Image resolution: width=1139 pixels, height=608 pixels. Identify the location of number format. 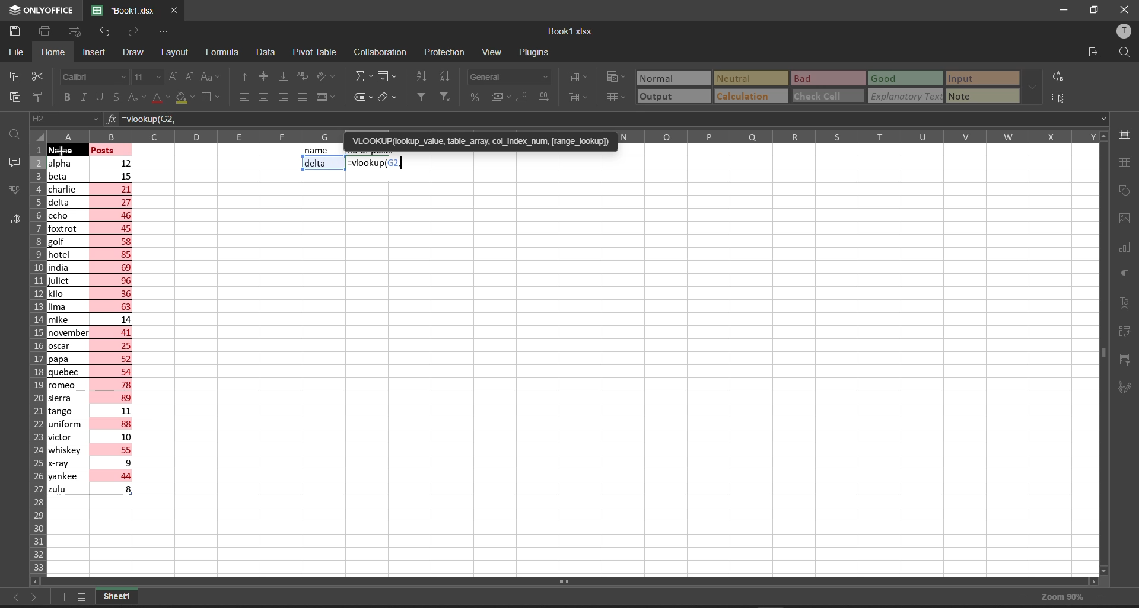
(509, 77).